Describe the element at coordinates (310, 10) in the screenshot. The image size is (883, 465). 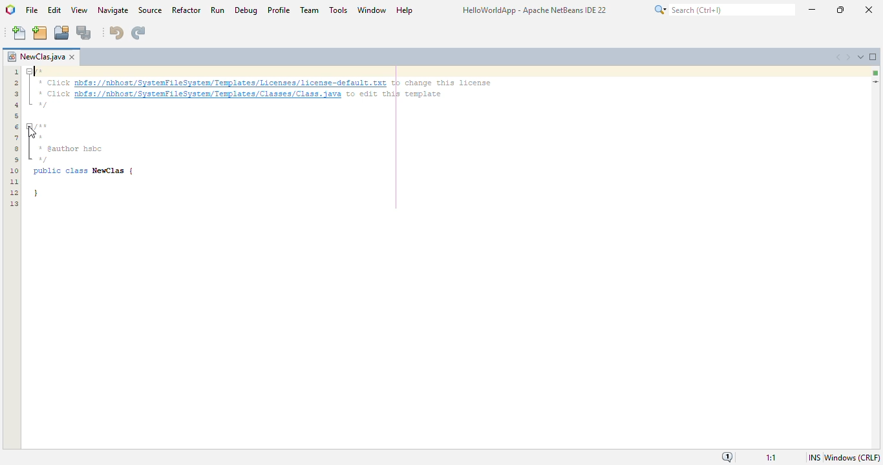
I see `team` at that location.